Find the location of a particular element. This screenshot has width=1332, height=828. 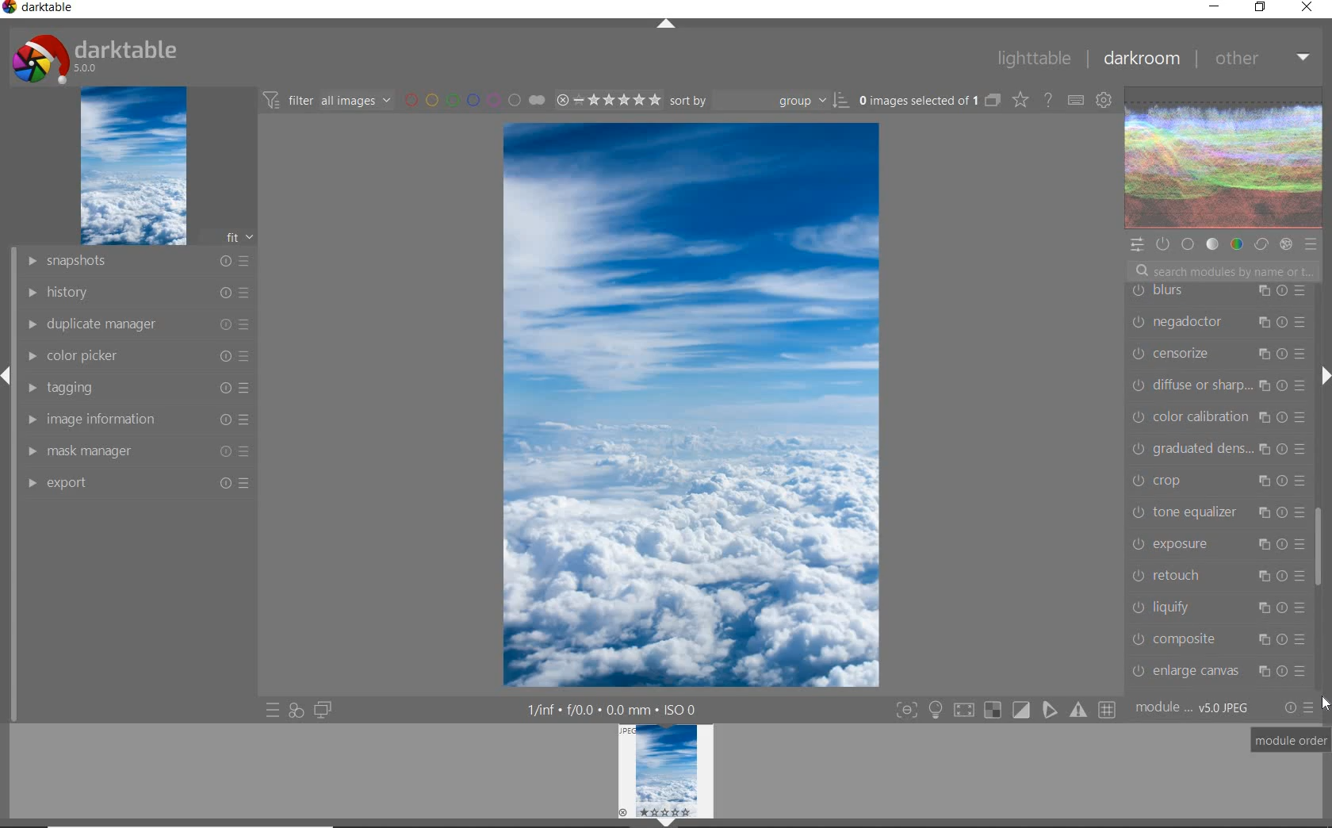

module order is located at coordinates (1292, 742).